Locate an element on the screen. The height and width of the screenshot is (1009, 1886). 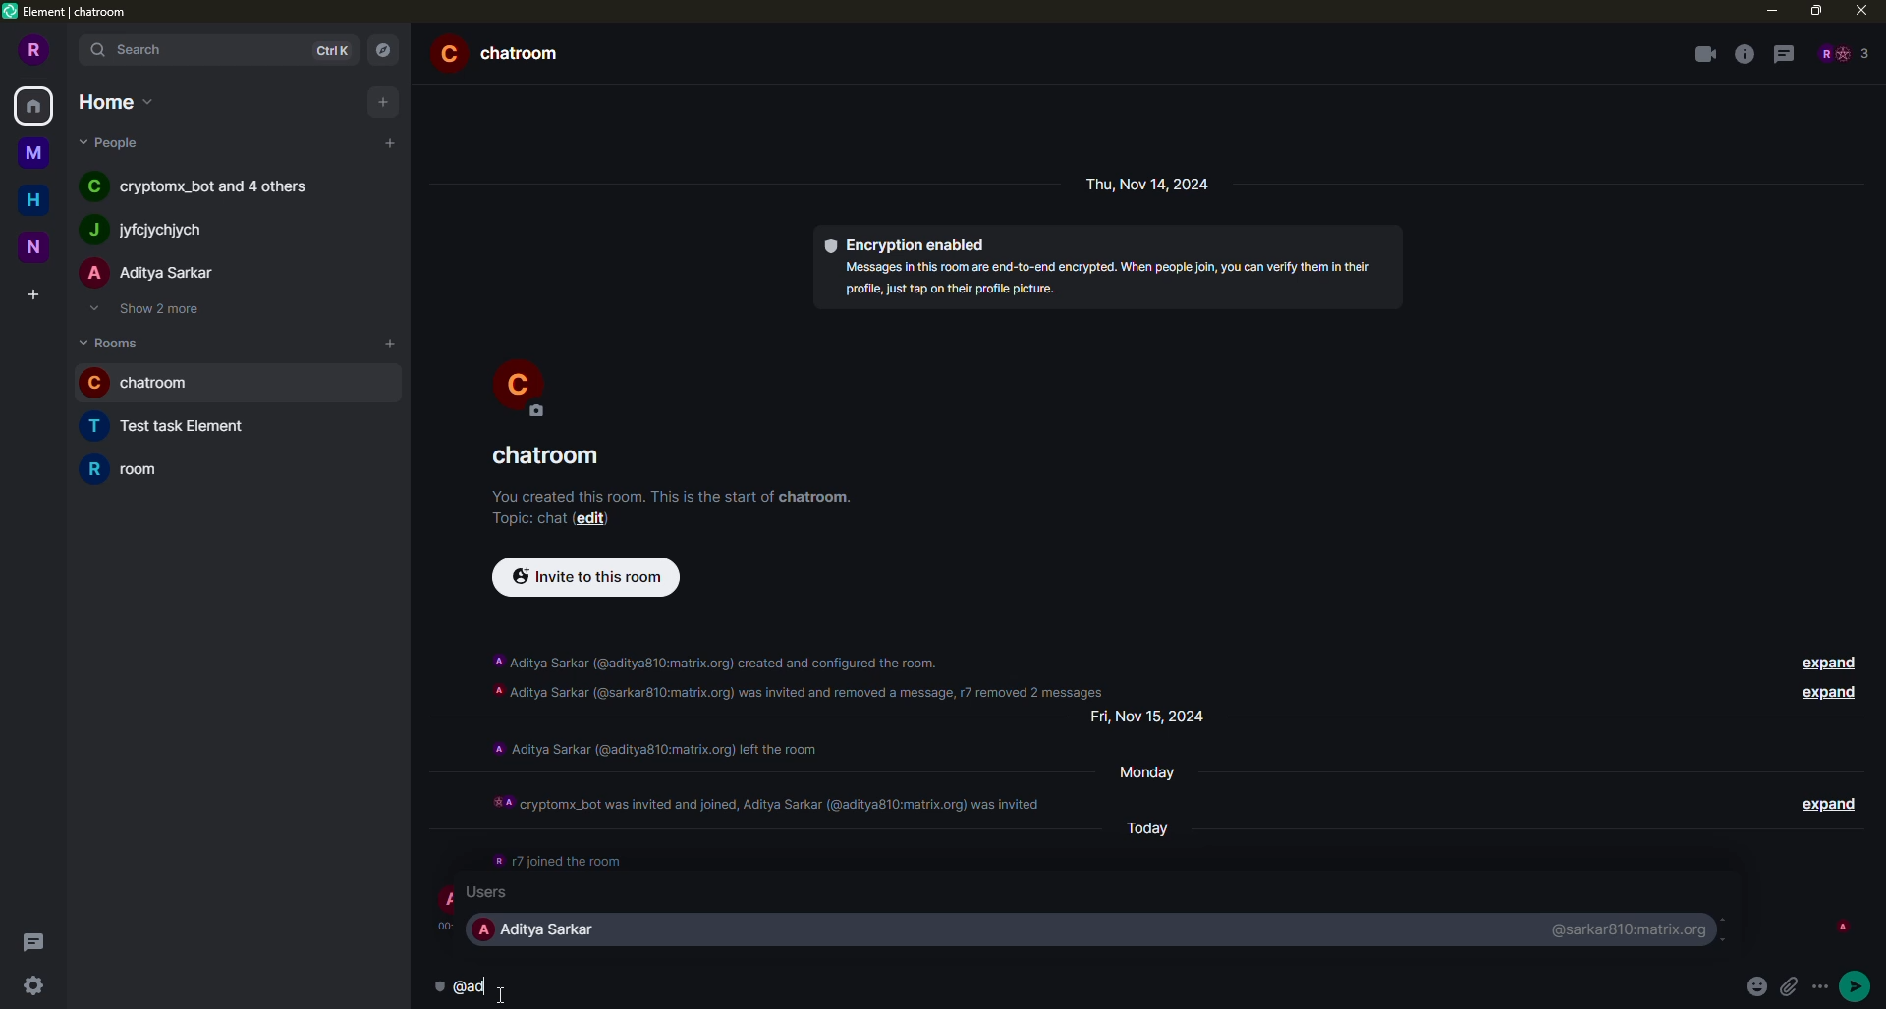
cursor is located at coordinates (507, 988).